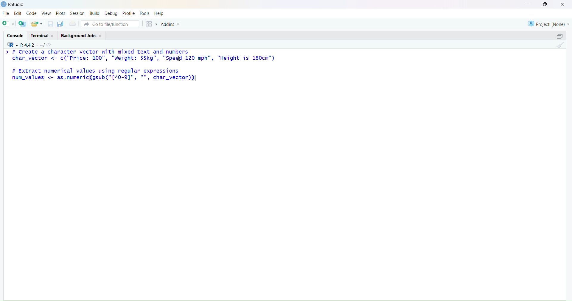 This screenshot has width=572, height=301. I want to click on code, so click(31, 13).